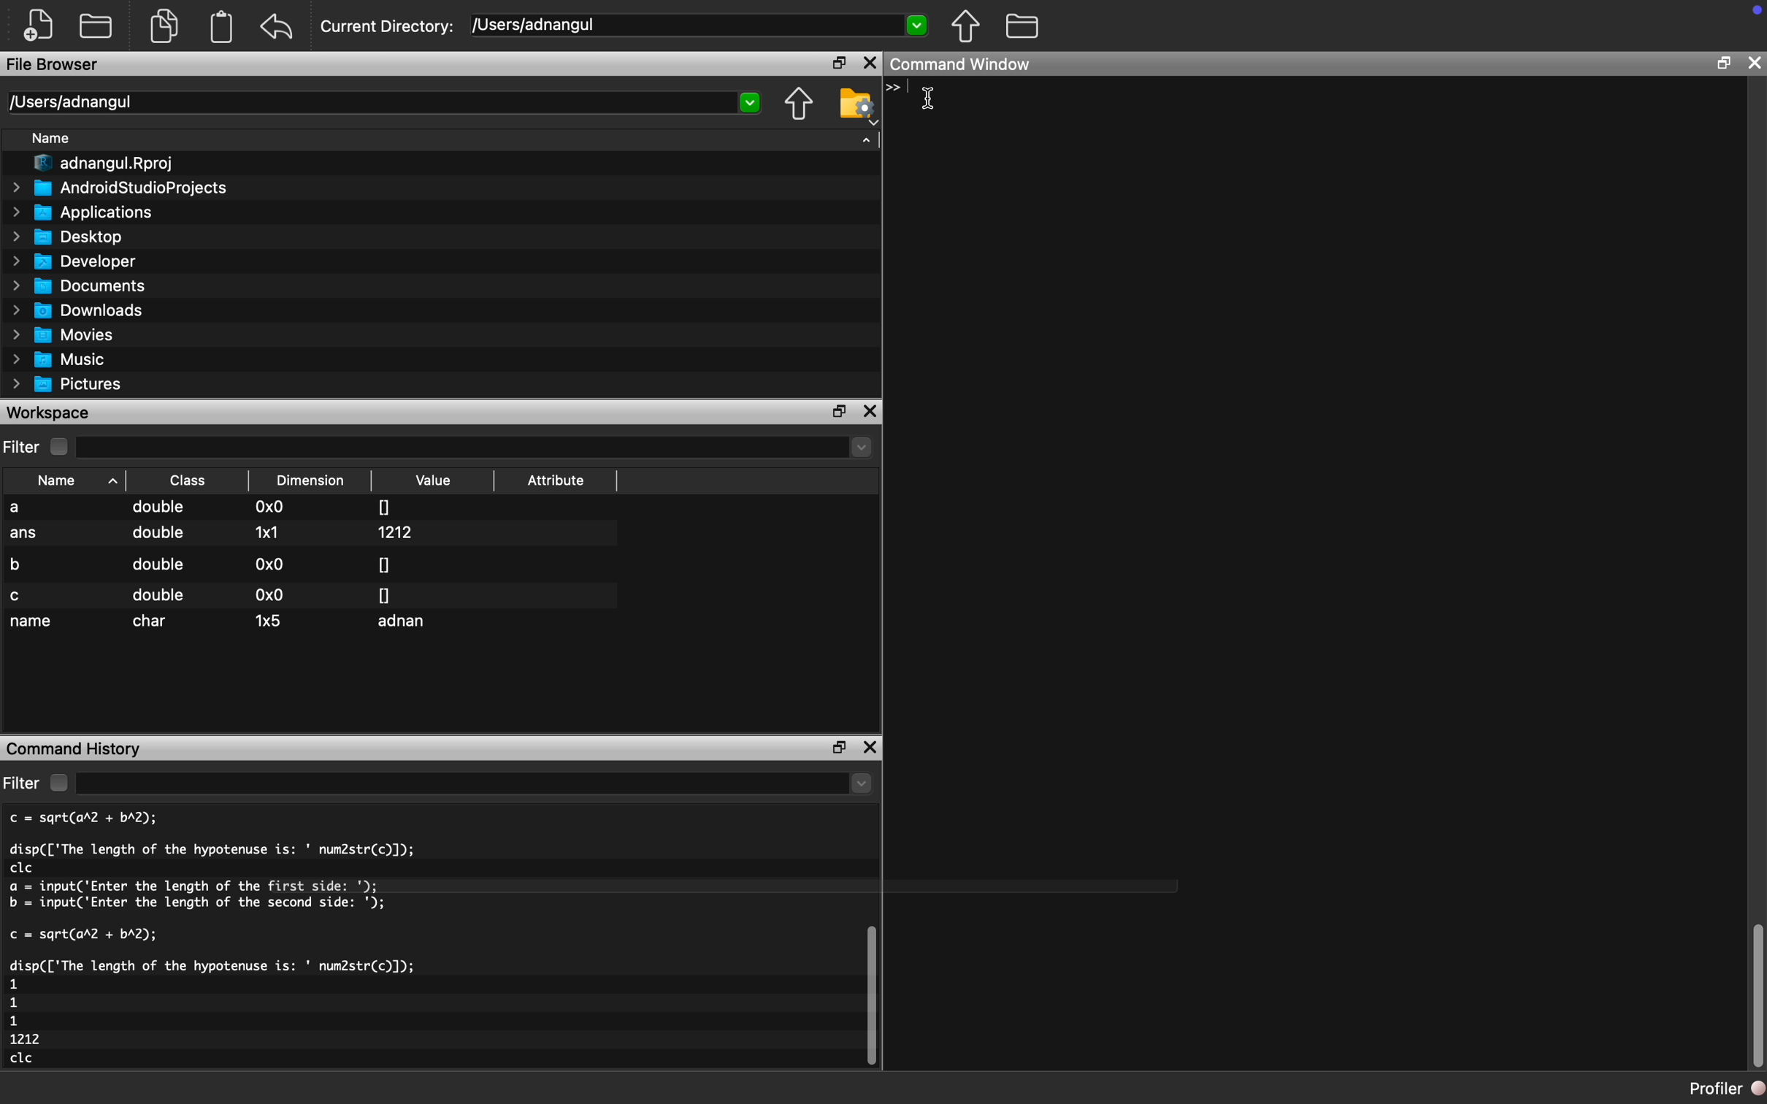  Describe the element at coordinates (218, 28) in the screenshot. I see `document clipboard` at that location.